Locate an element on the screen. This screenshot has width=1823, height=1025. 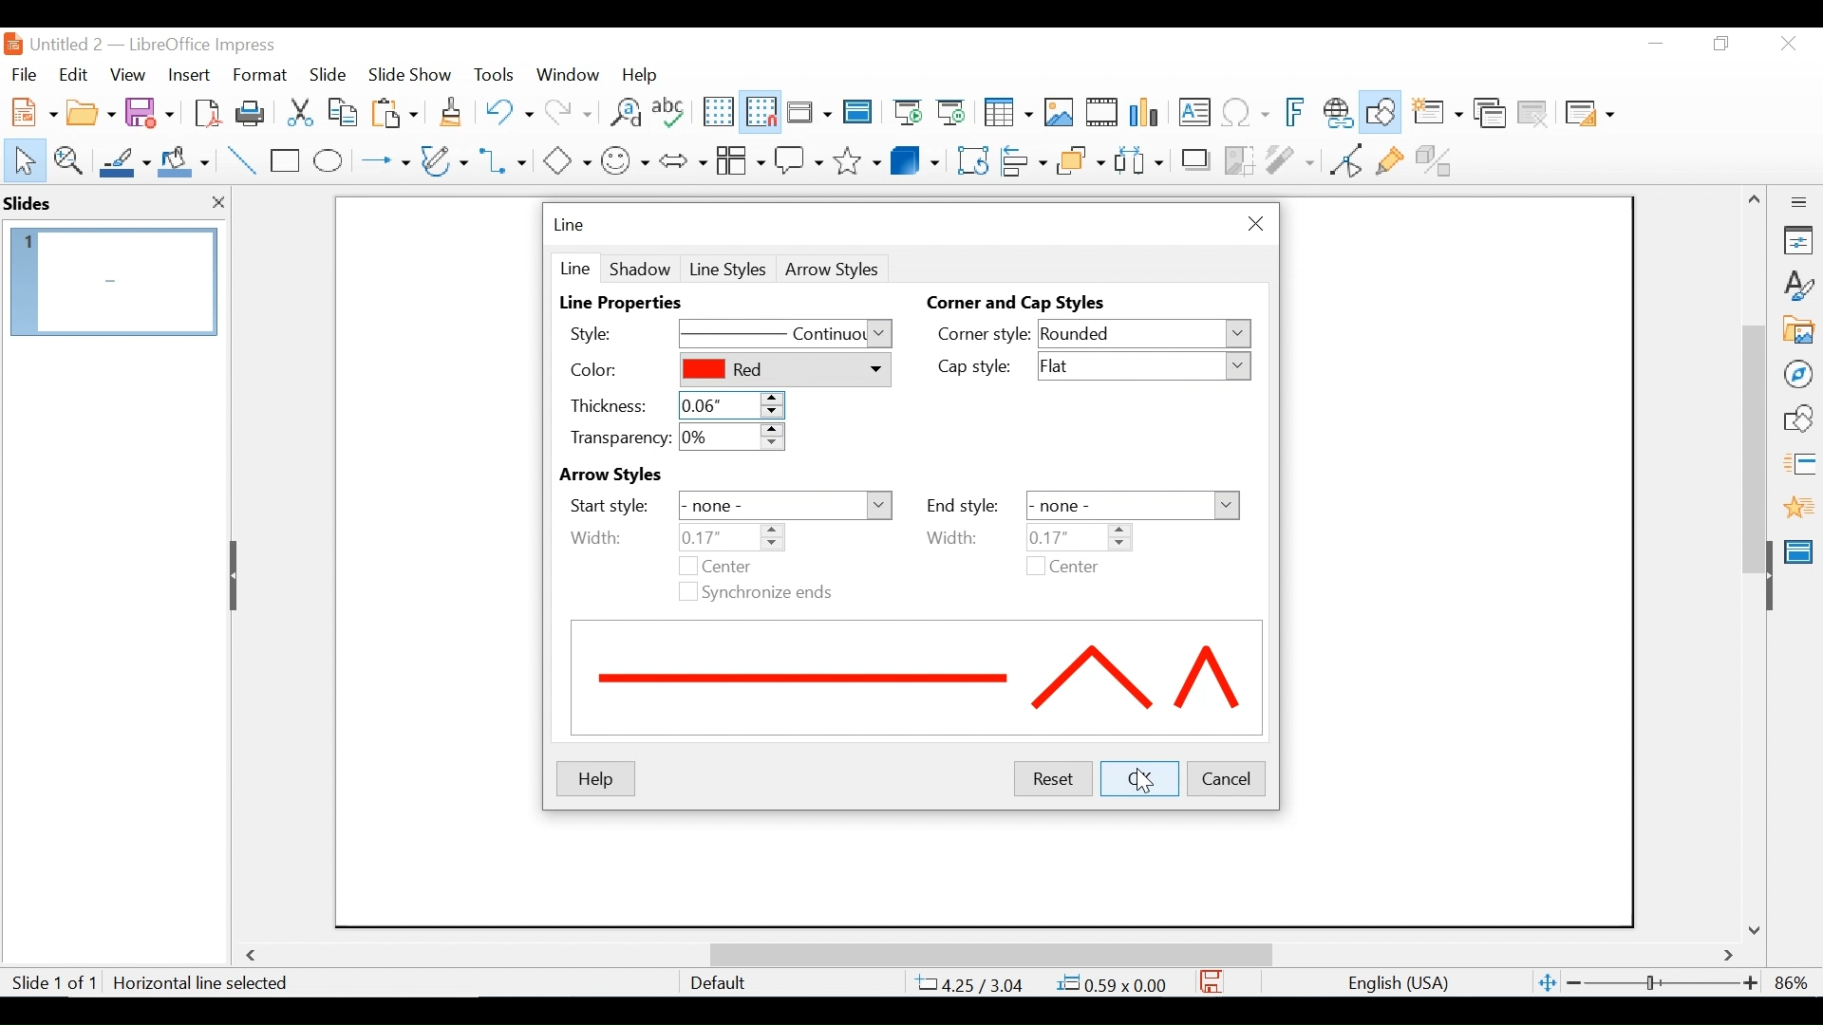
Fill Color is located at coordinates (184, 161).